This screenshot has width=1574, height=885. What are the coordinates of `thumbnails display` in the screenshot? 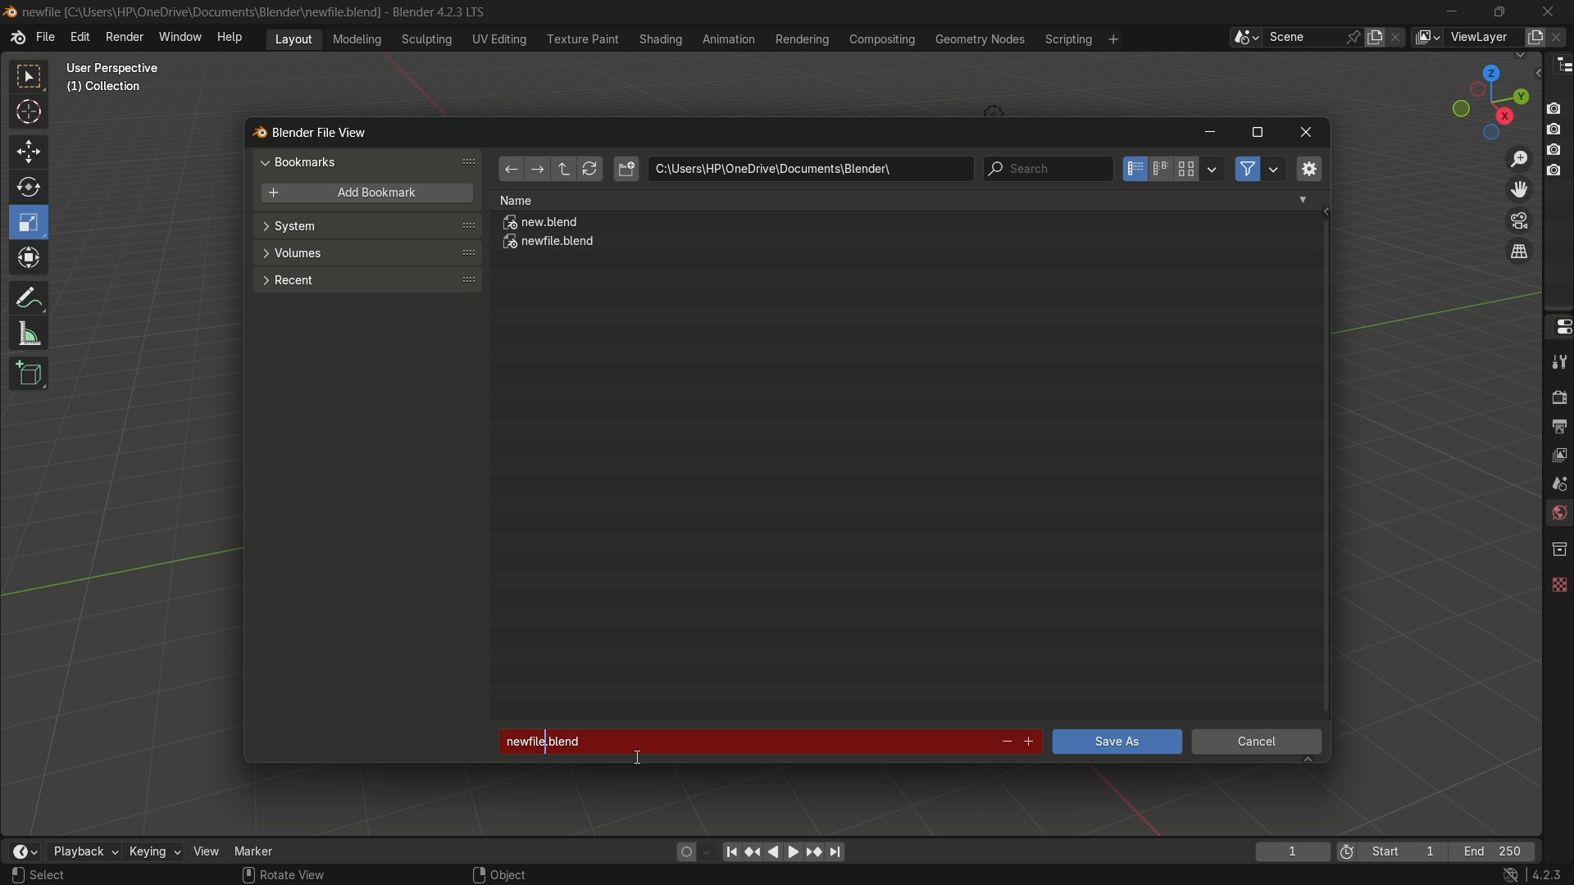 It's located at (1187, 170).